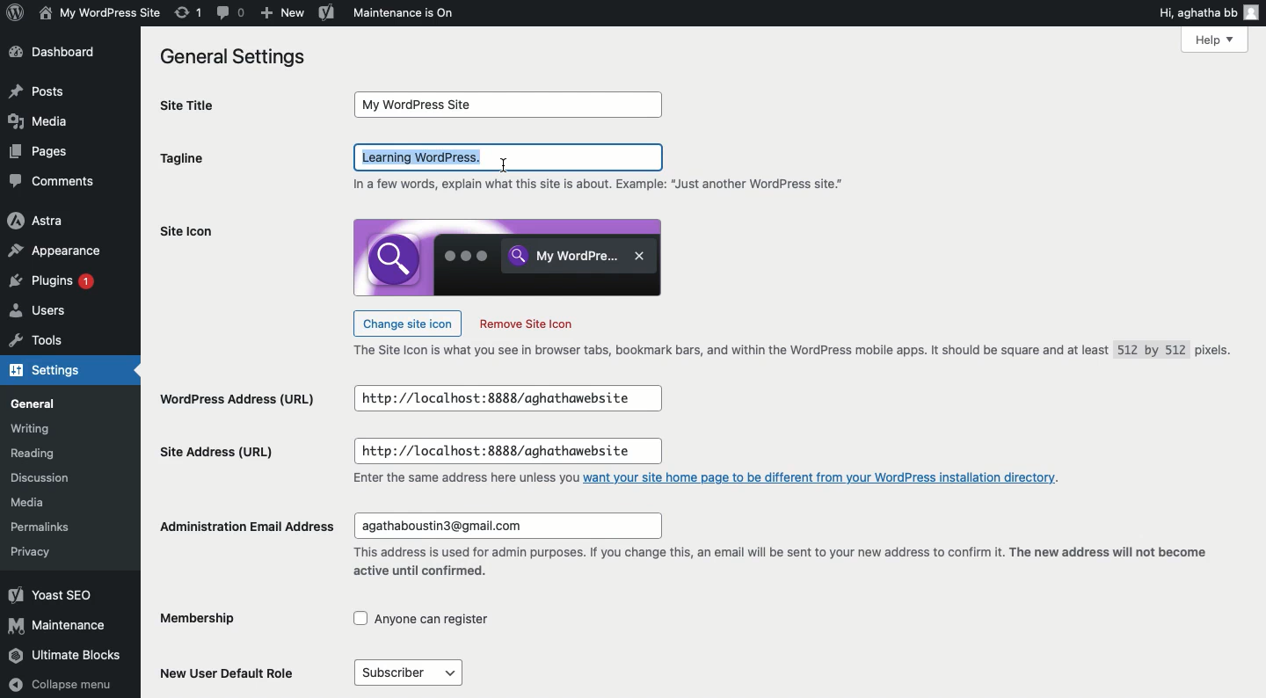 This screenshot has width=1266, height=698. I want to click on menu, so click(407, 673).